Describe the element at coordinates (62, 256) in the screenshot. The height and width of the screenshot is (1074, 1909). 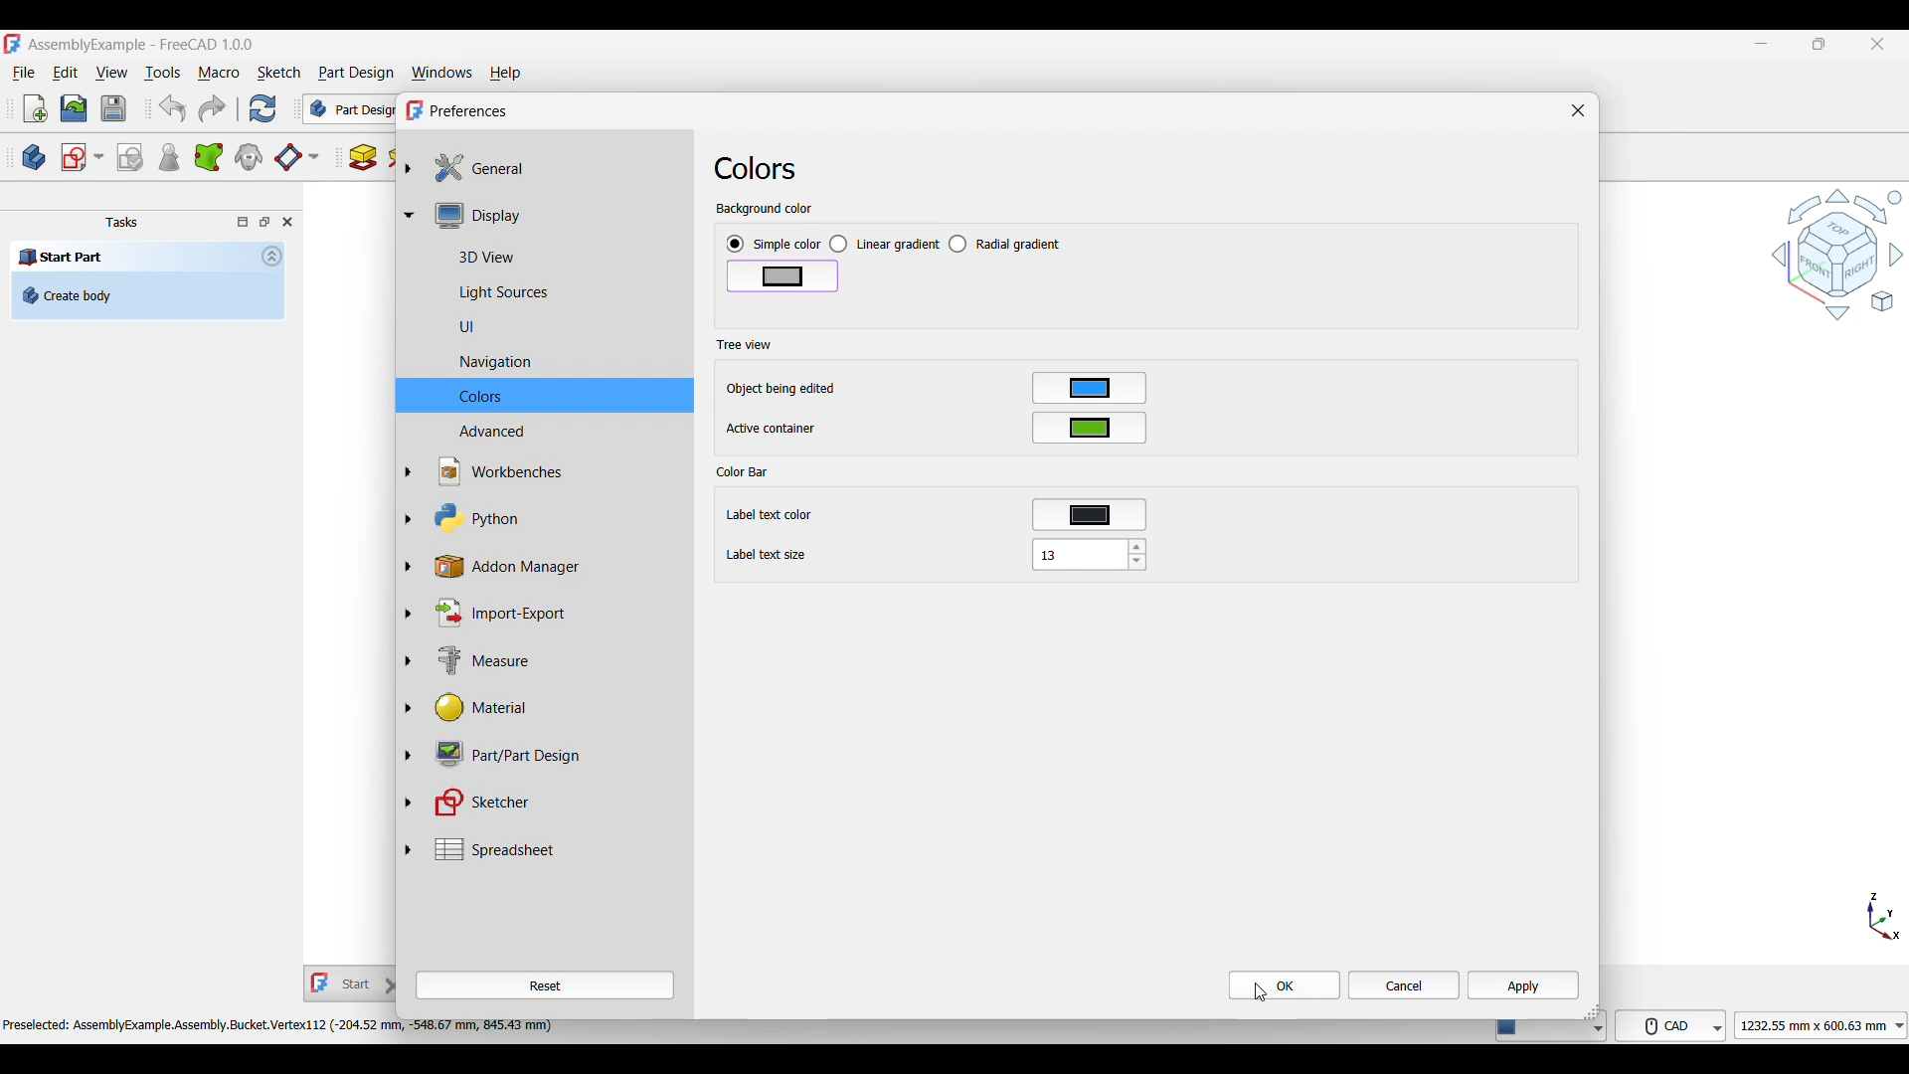
I see `Start Part` at that location.